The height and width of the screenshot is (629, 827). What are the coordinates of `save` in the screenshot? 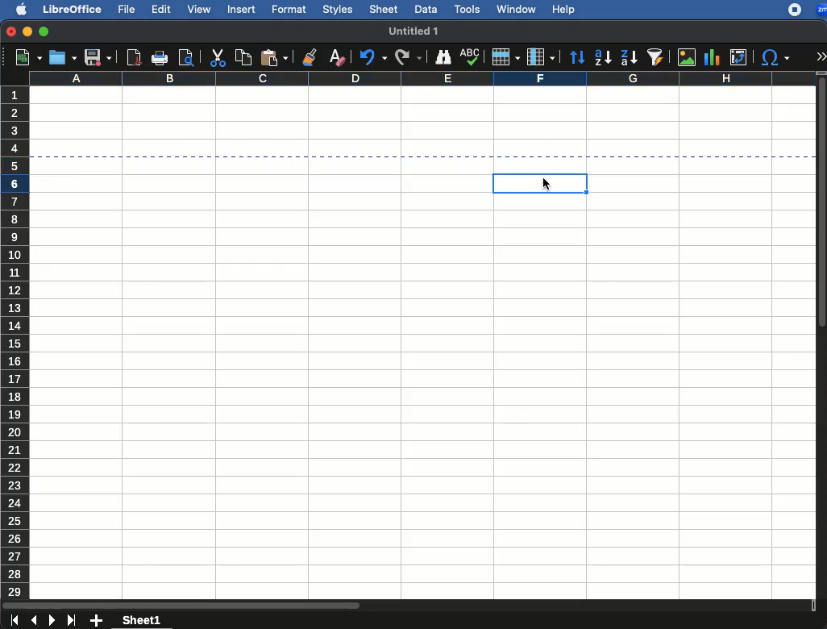 It's located at (98, 58).